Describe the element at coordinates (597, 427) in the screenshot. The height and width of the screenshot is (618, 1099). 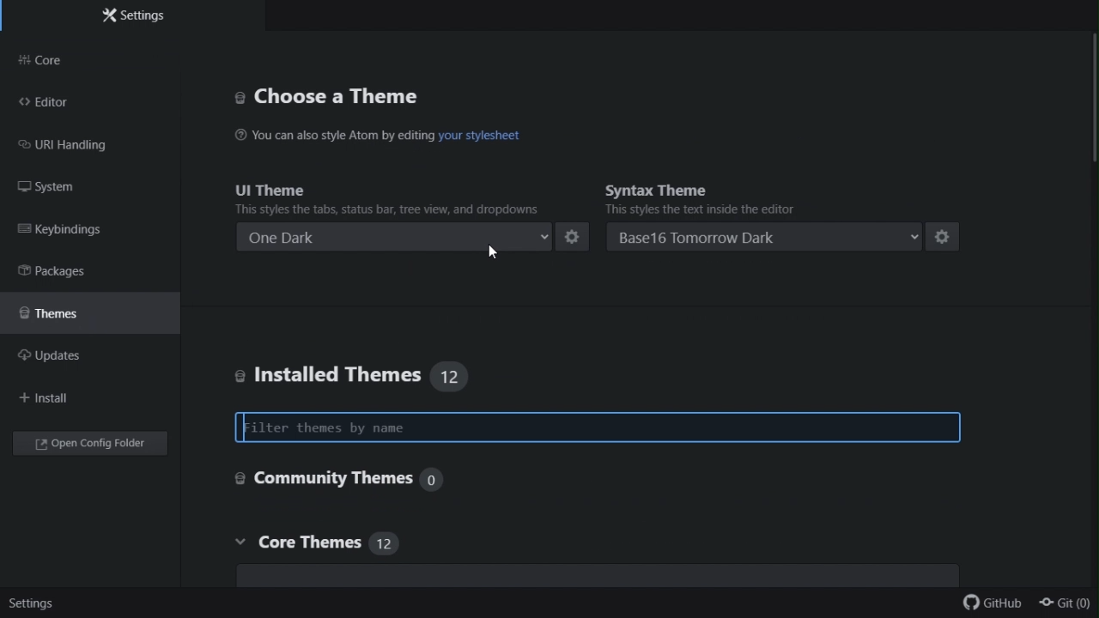
I see `Filter themes by name` at that location.